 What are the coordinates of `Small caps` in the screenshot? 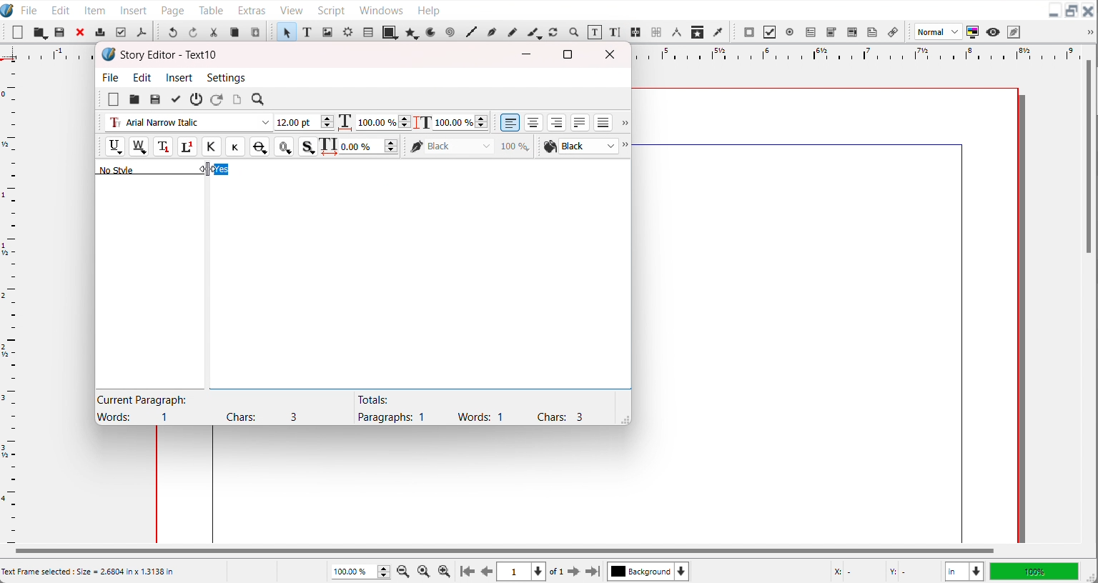 It's located at (234, 146).